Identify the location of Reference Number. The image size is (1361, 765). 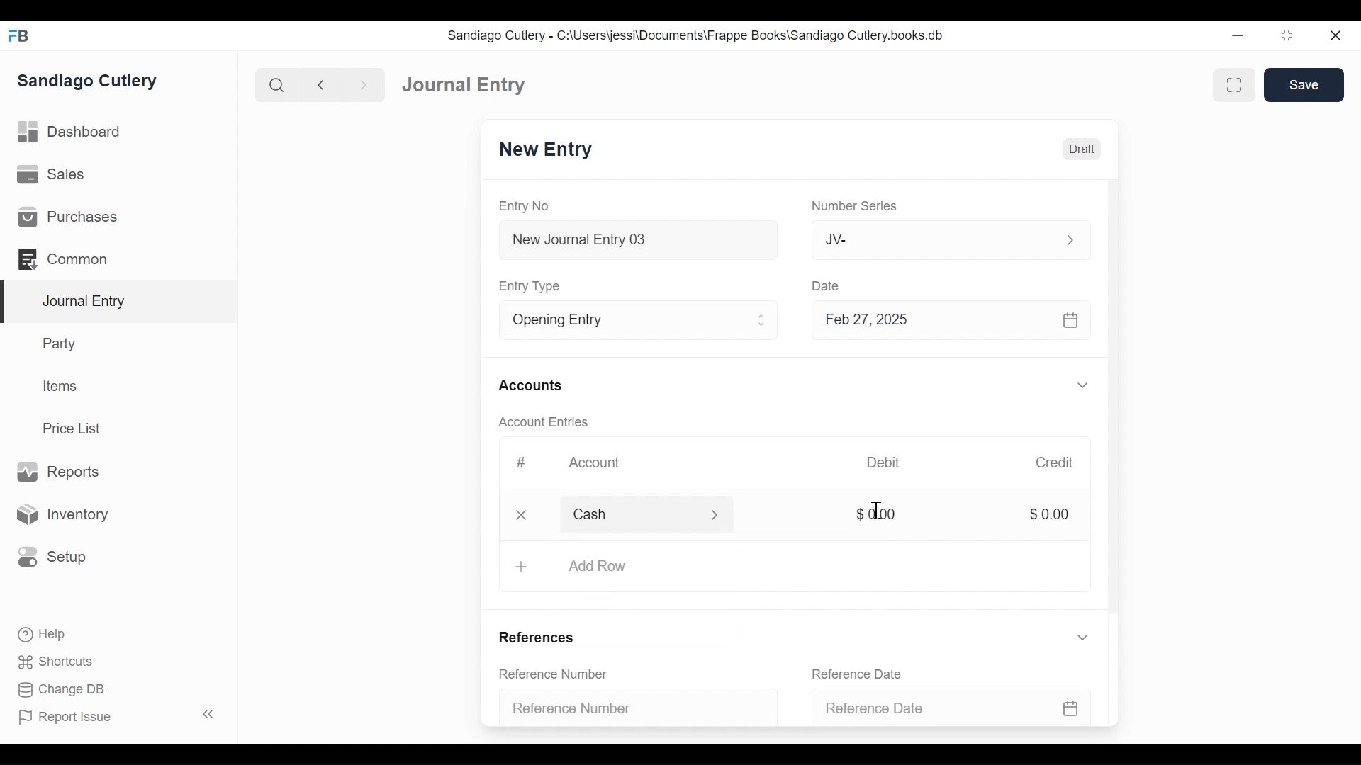
(630, 705).